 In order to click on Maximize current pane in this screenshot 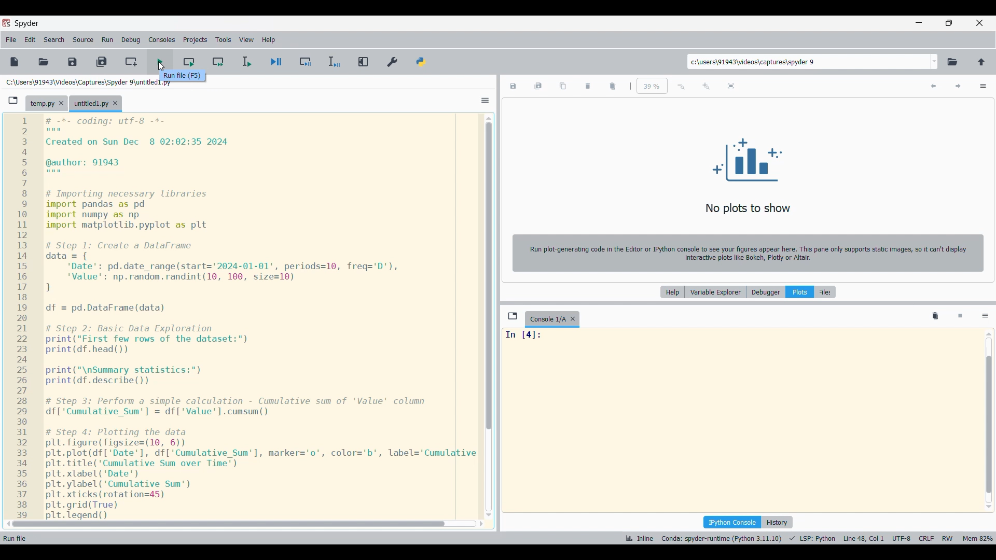, I will do `click(363, 62)`.